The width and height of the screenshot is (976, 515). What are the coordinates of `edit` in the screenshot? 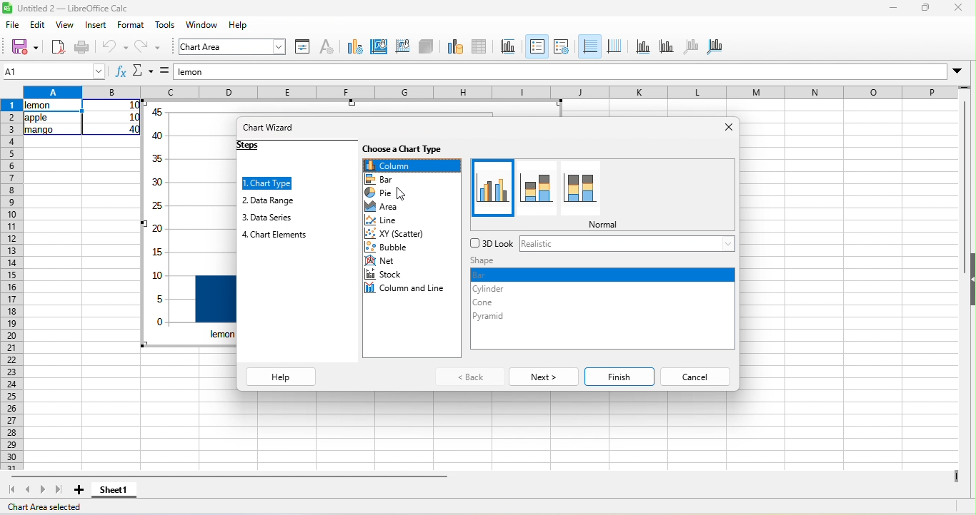 It's located at (37, 26).